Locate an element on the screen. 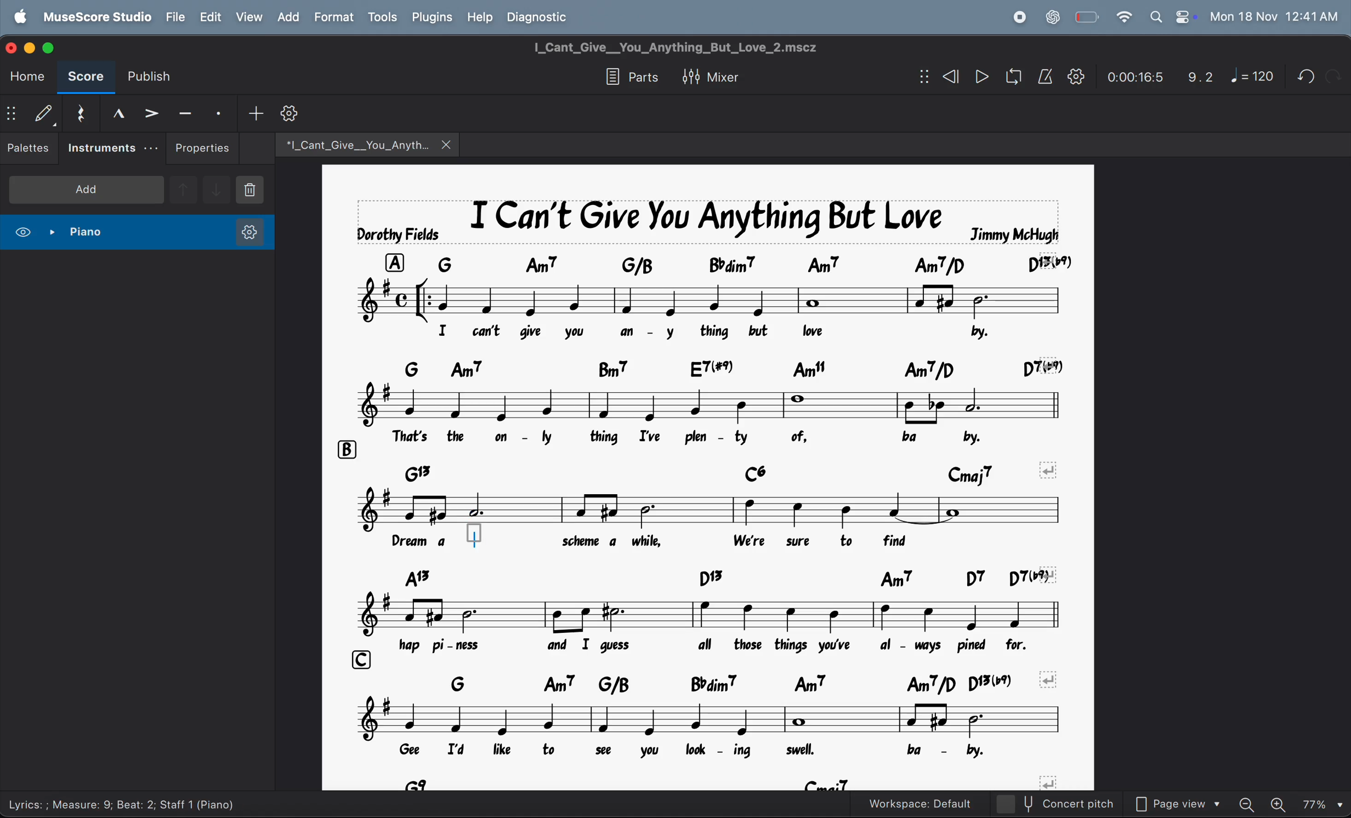 This screenshot has width=1351, height=818. play is located at coordinates (981, 77).